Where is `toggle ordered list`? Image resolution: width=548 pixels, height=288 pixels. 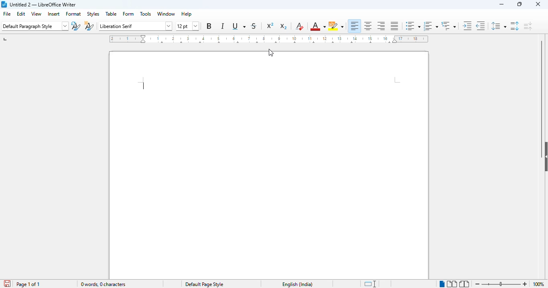 toggle ordered list is located at coordinates (430, 26).